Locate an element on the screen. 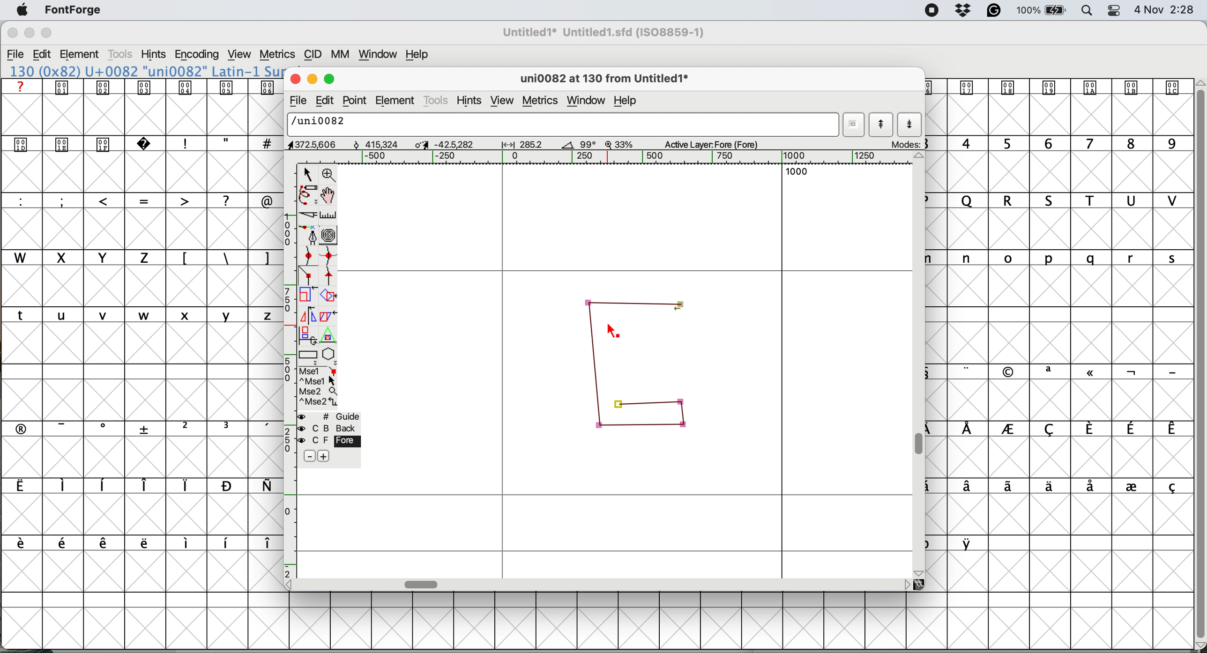  symbols is located at coordinates (1065, 487).